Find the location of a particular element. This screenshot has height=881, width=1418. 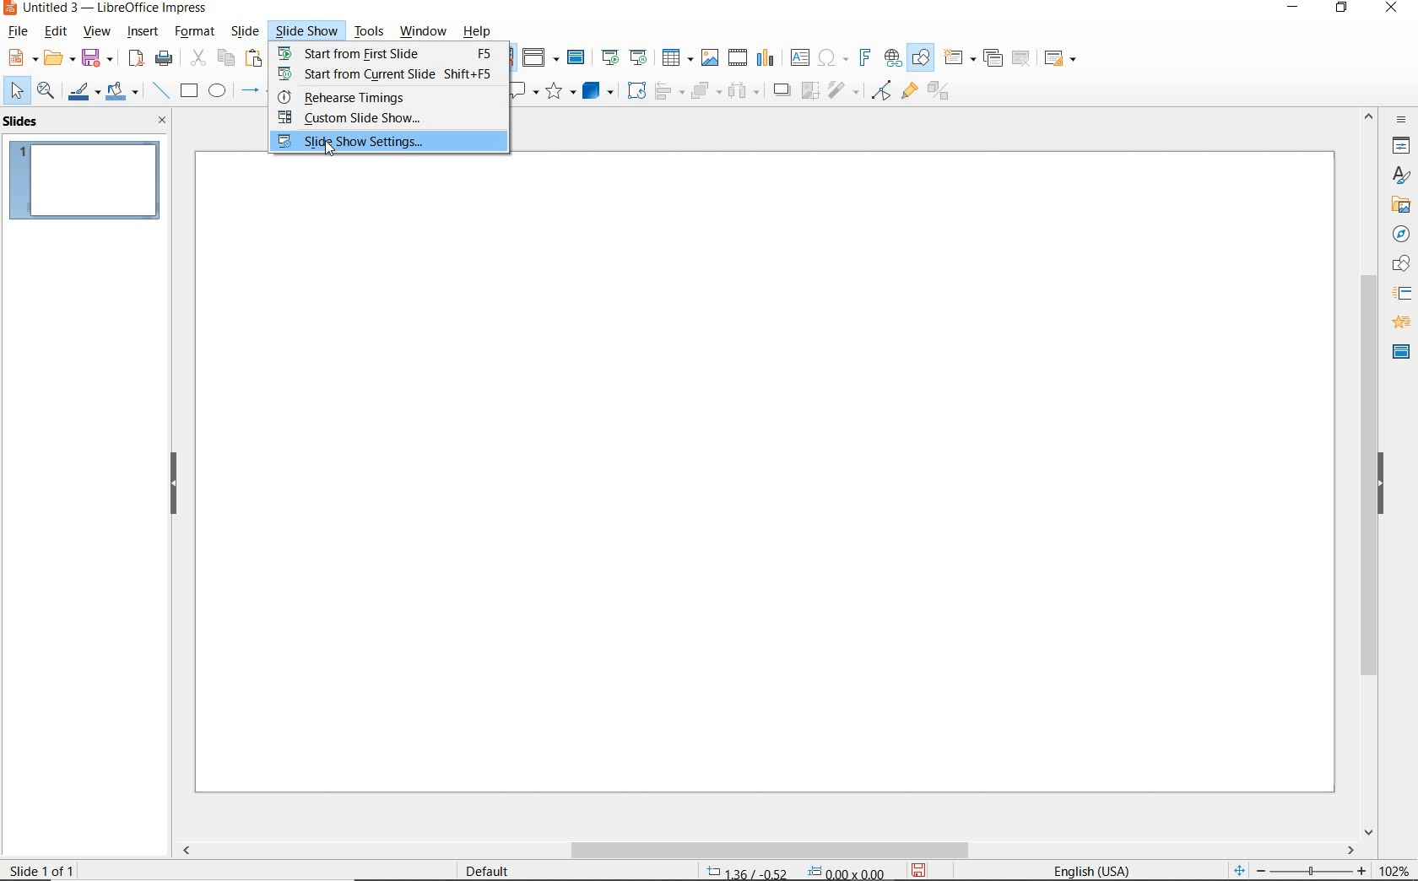

TOGGLE POINT EDIT MODE is located at coordinates (883, 89).